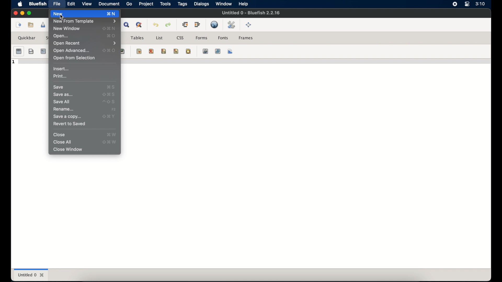 This screenshot has height=282, width=502. What do you see at coordinates (455, 4) in the screenshot?
I see `screen recorder icon` at bounding box center [455, 4].